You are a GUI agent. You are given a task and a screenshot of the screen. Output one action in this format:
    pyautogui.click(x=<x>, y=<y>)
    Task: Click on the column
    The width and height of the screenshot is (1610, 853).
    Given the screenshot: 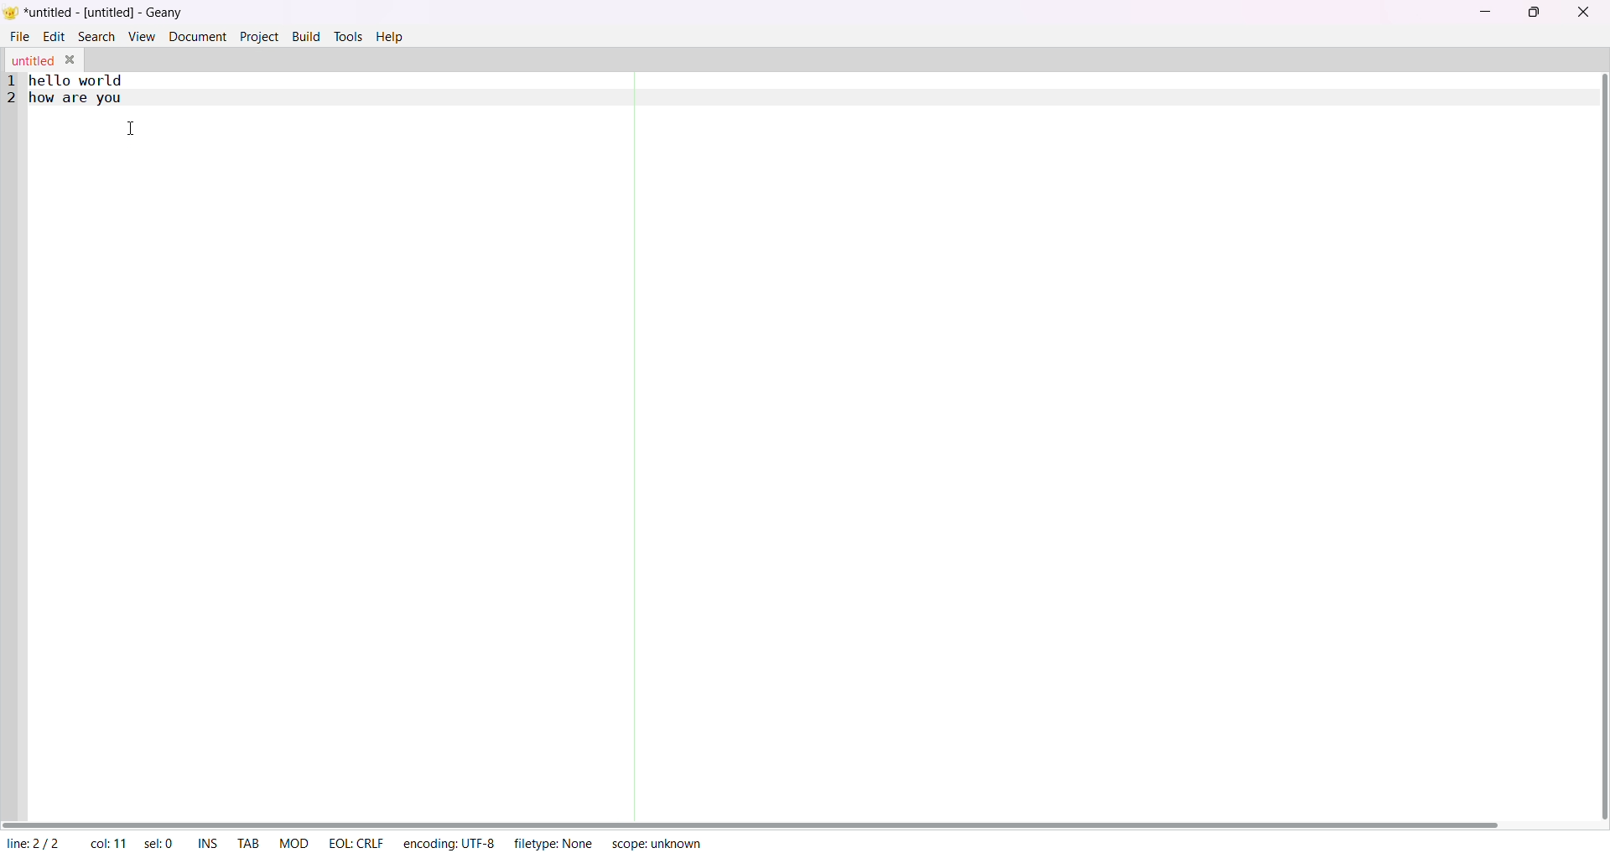 What is the action you would take?
    pyautogui.click(x=107, y=843)
    